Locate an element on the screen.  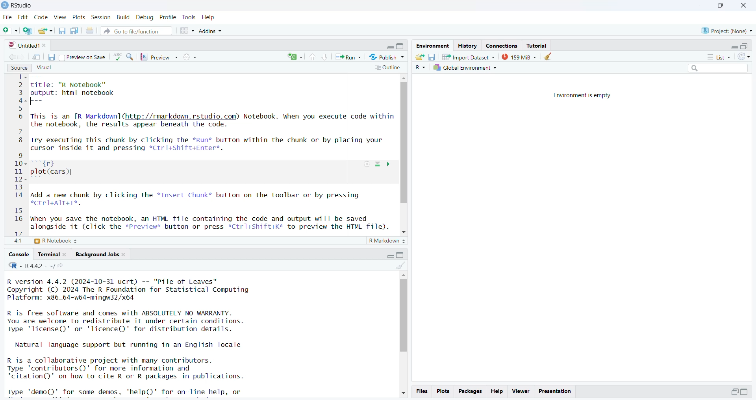
R is located at coordinates (419, 68).